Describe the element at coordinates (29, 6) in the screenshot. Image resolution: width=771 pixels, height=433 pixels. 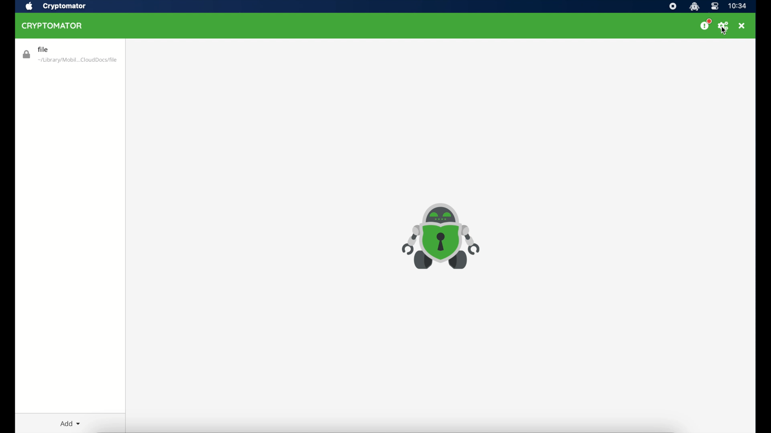
I see `apple icon` at that location.